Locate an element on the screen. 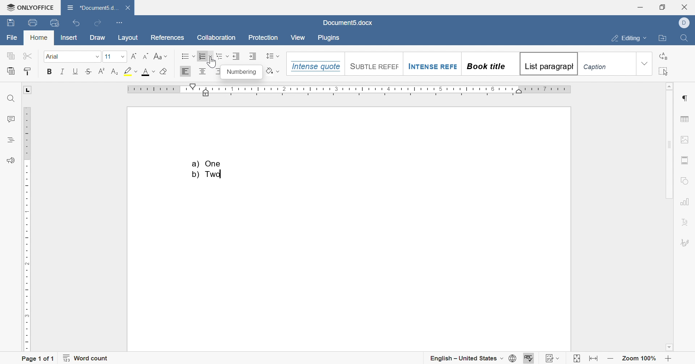  ruler is located at coordinates (26, 229).